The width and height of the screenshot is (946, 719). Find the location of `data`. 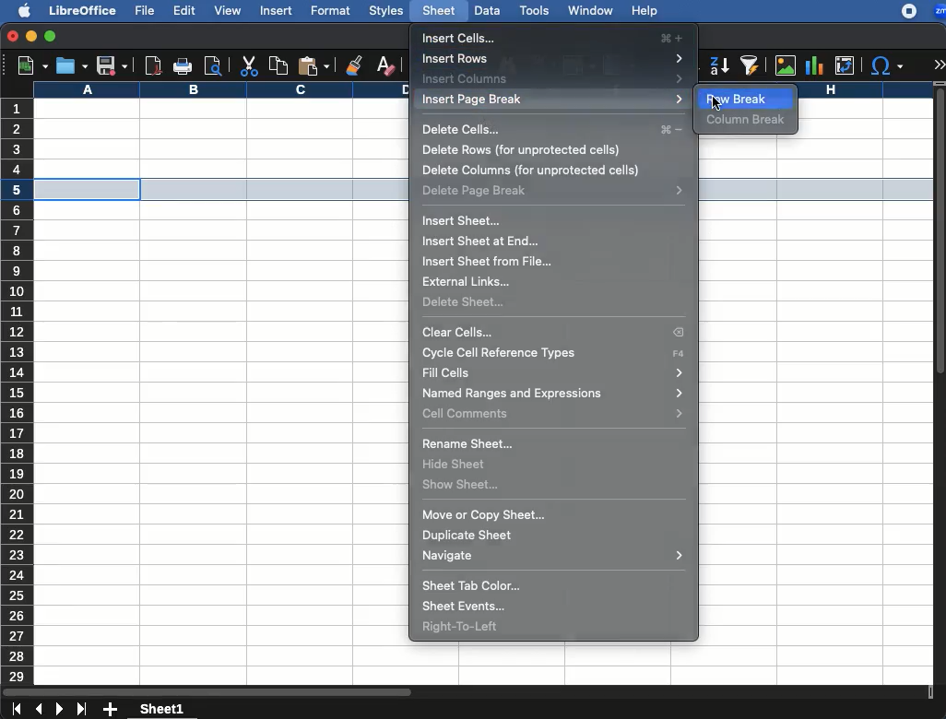

data is located at coordinates (487, 10).